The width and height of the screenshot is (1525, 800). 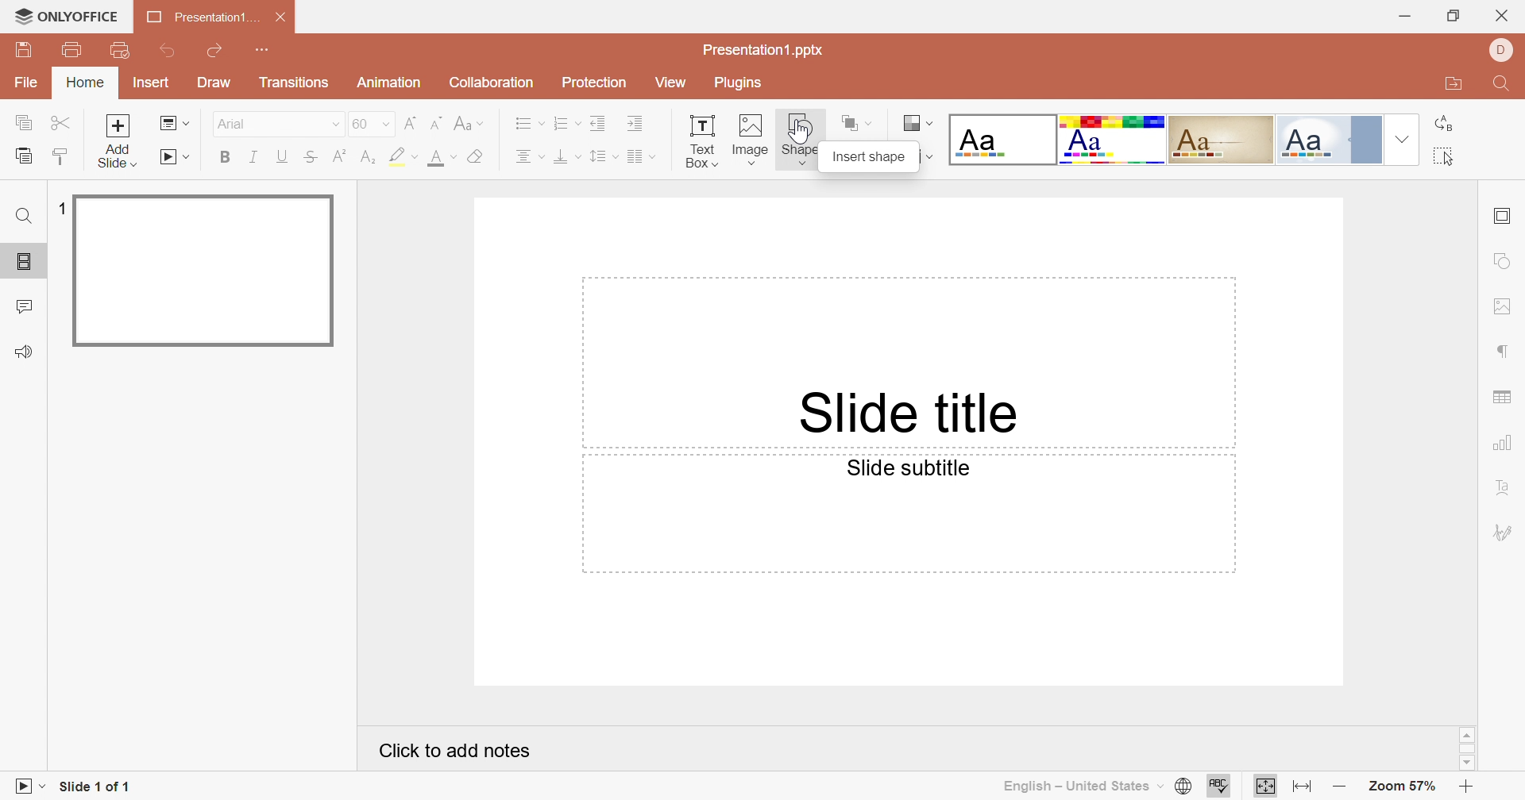 What do you see at coordinates (342, 156) in the screenshot?
I see `Superscript` at bounding box center [342, 156].